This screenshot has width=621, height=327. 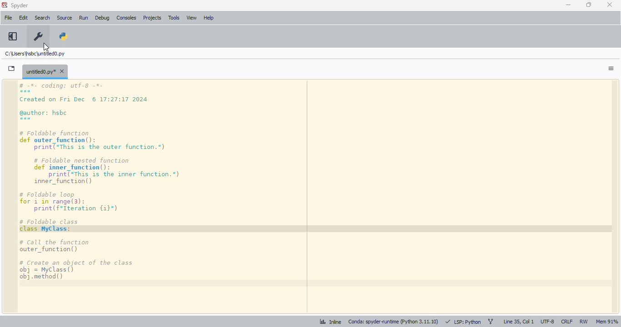 What do you see at coordinates (39, 37) in the screenshot?
I see `preferences` at bounding box center [39, 37].